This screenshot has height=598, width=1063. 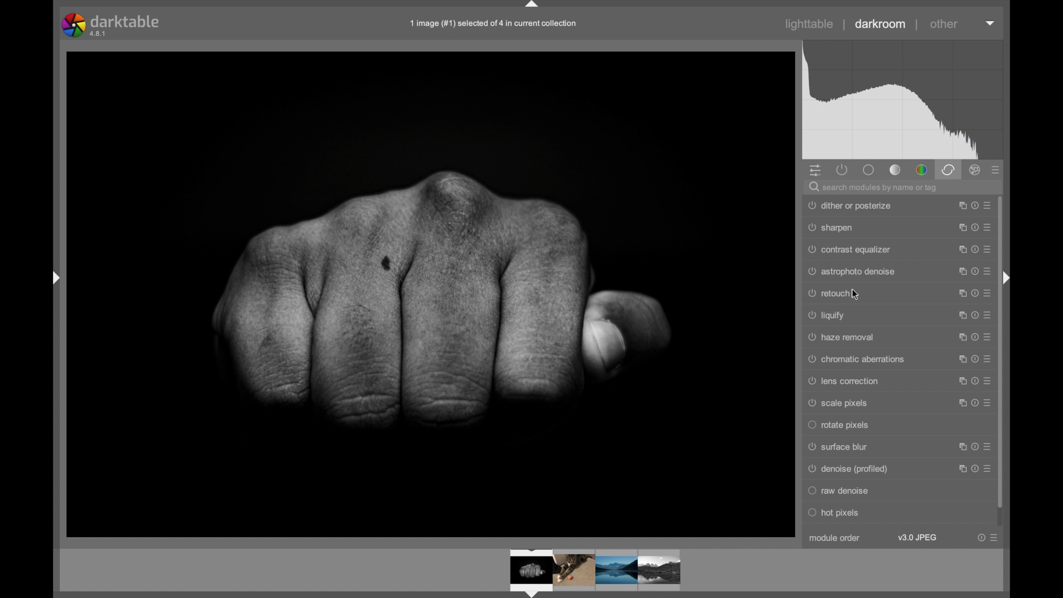 What do you see at coordinates (921, 171) in the screenshot?
I see `color` at bounding box center [921, 171].